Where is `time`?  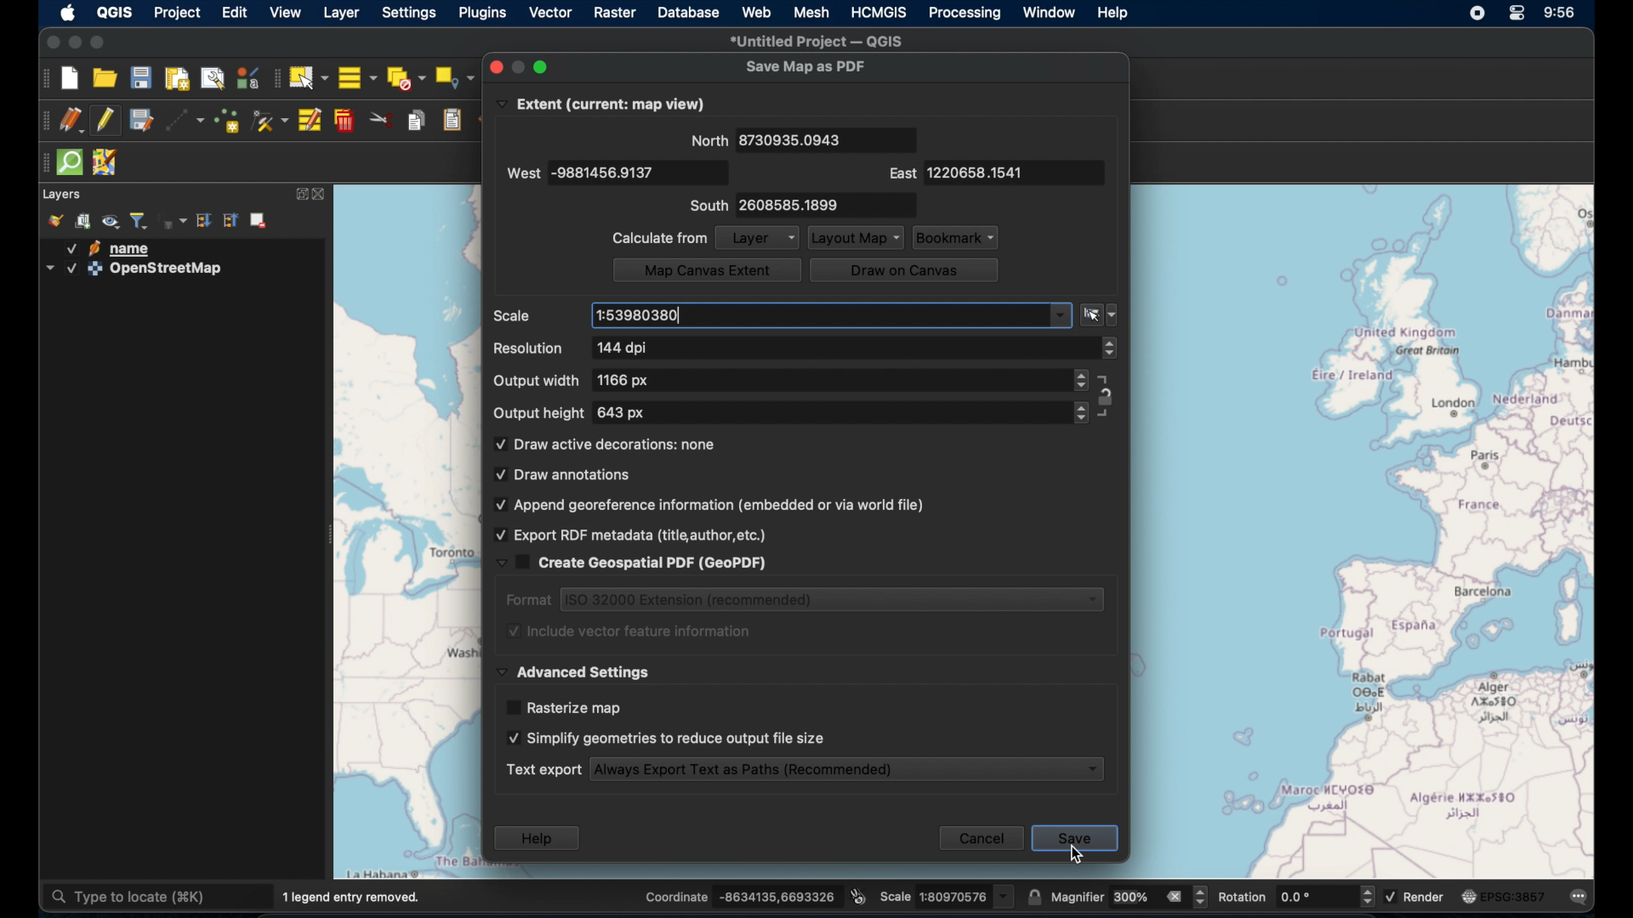 time is located at coordinates (1562, 14).